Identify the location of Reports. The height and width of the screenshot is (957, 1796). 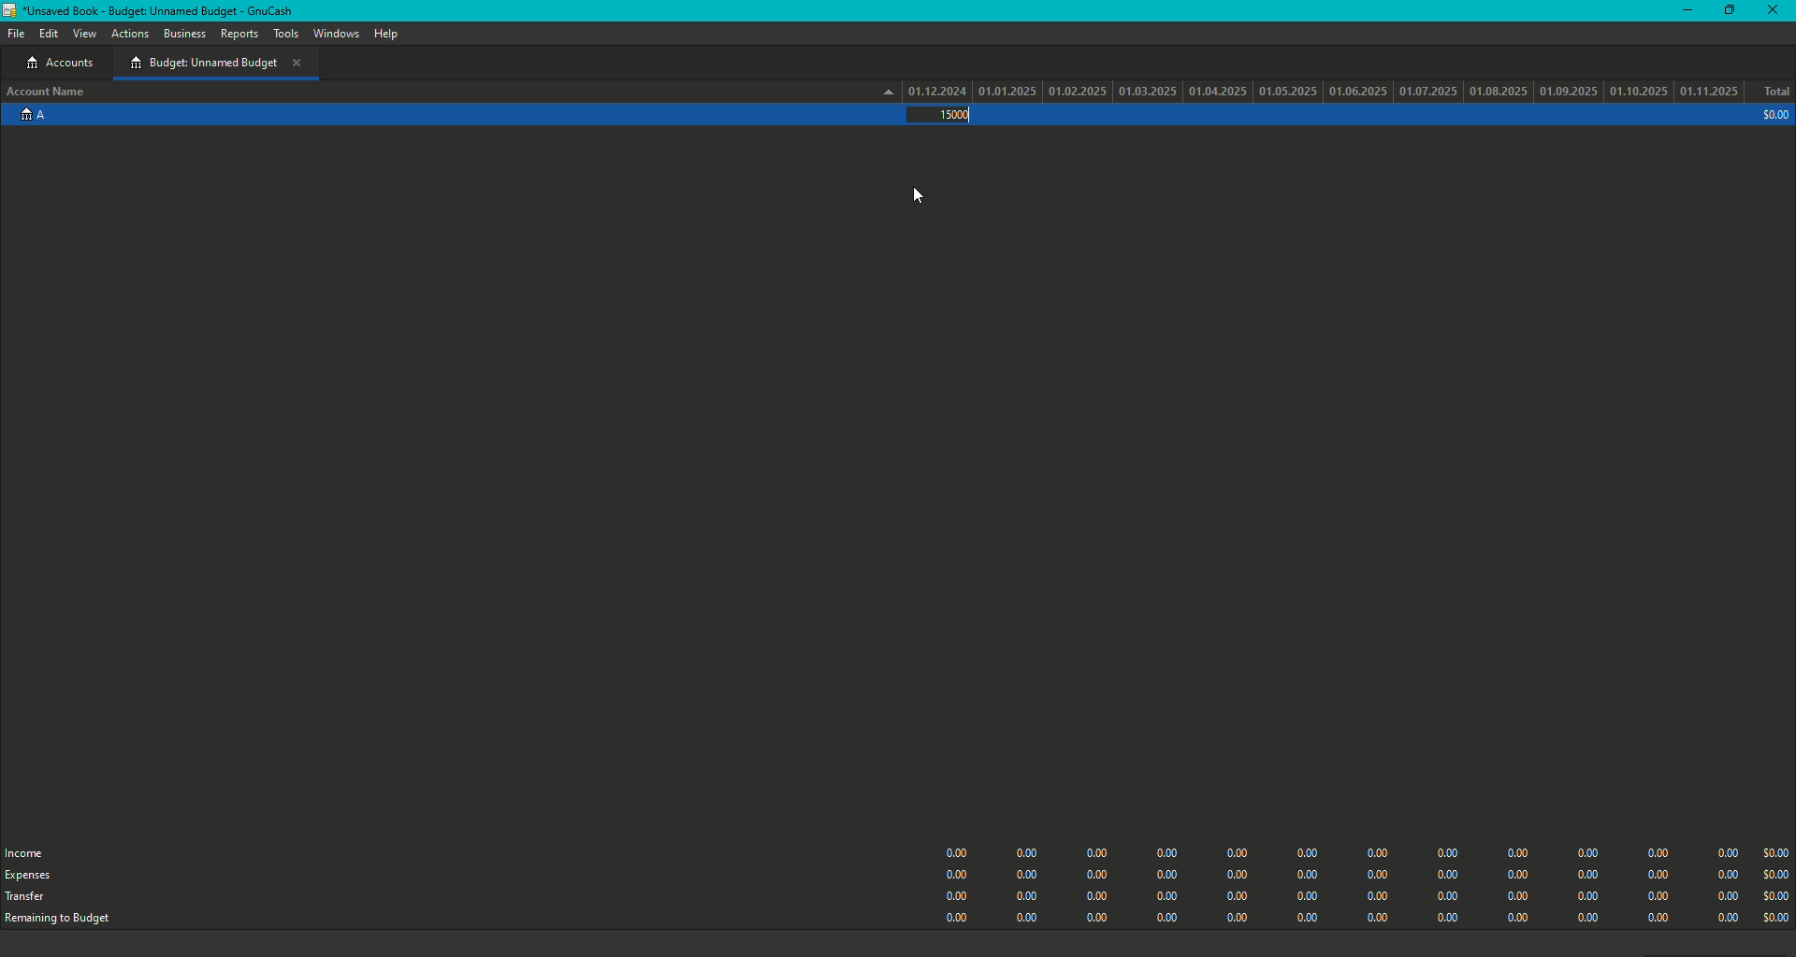
(239, 36).